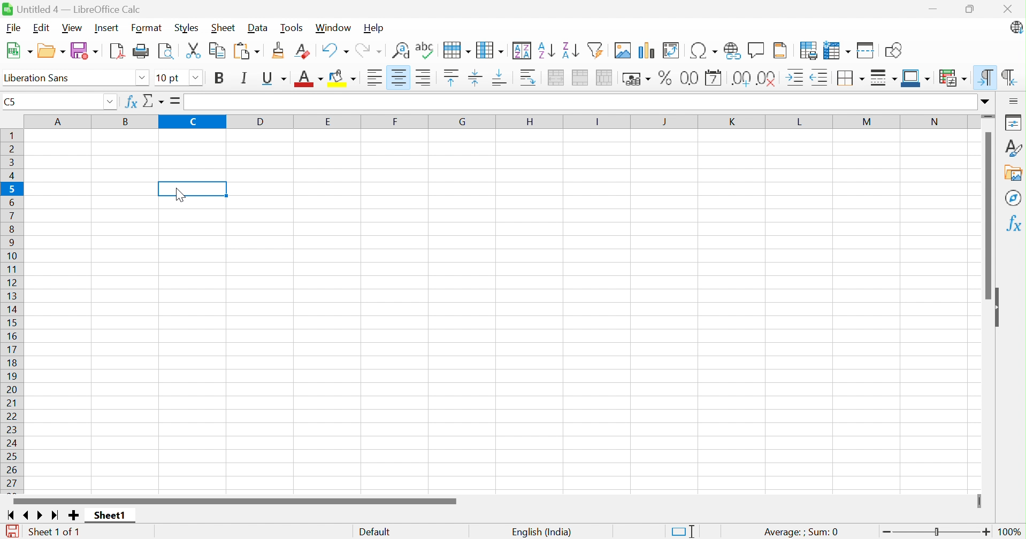 This screenshot has width=1026, height=539. I want to click on Sheet, so click(223, 28).